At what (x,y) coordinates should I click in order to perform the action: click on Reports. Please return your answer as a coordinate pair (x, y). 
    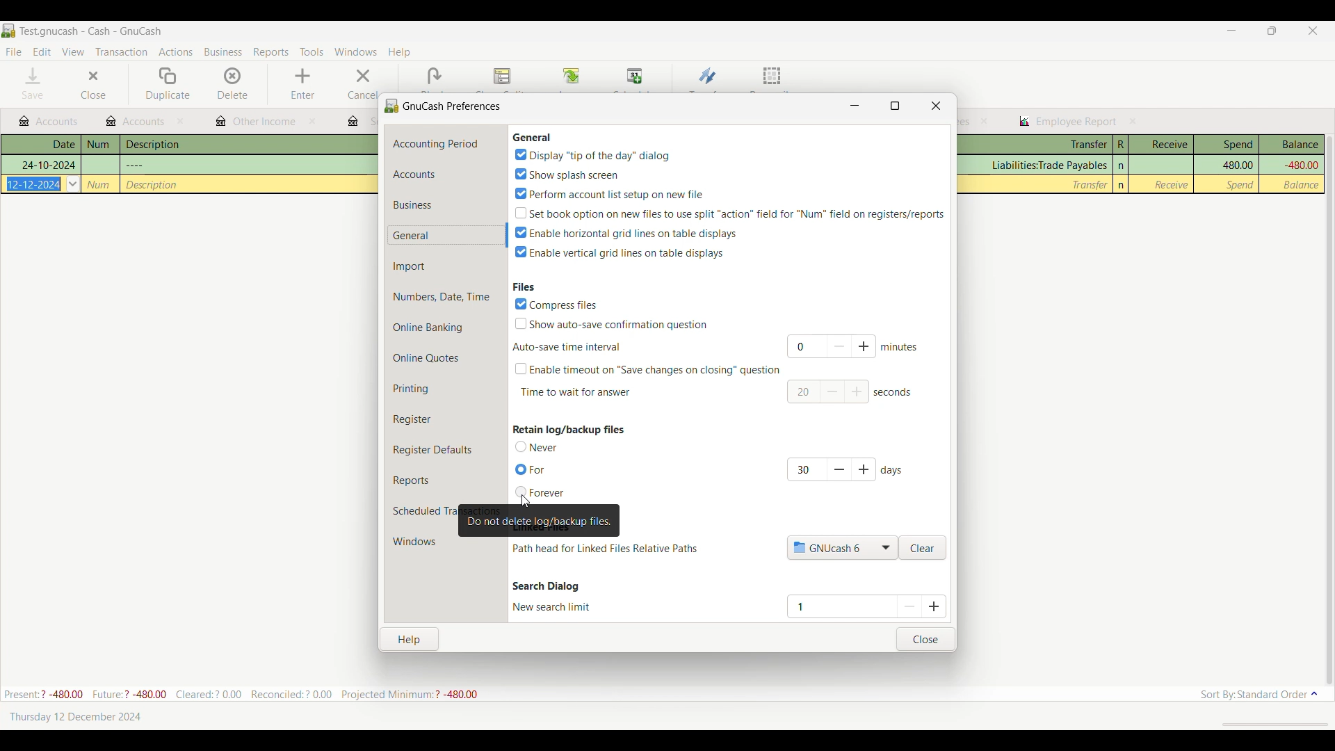
    Looking at the image, I should click on (446, 481).